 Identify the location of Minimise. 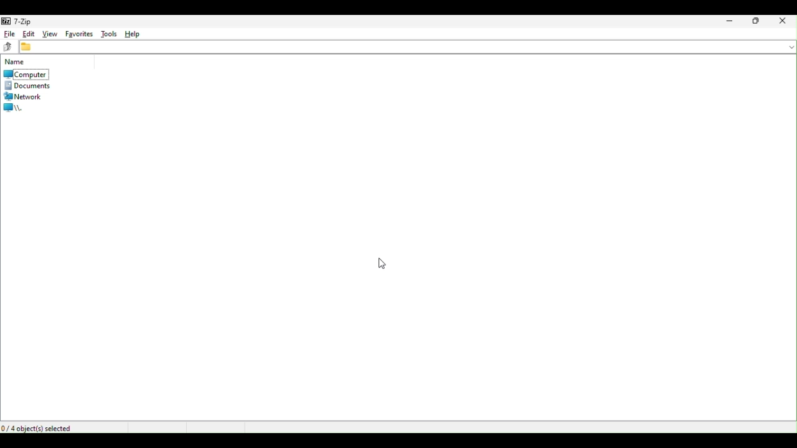
(730, 22).